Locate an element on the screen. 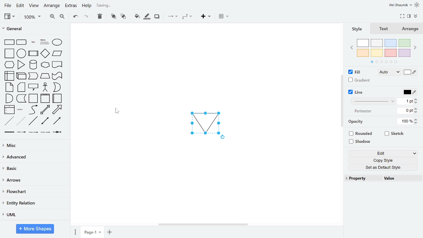 This screenshot has height=238, width=423. appearence is located at coordinates (417, 5).